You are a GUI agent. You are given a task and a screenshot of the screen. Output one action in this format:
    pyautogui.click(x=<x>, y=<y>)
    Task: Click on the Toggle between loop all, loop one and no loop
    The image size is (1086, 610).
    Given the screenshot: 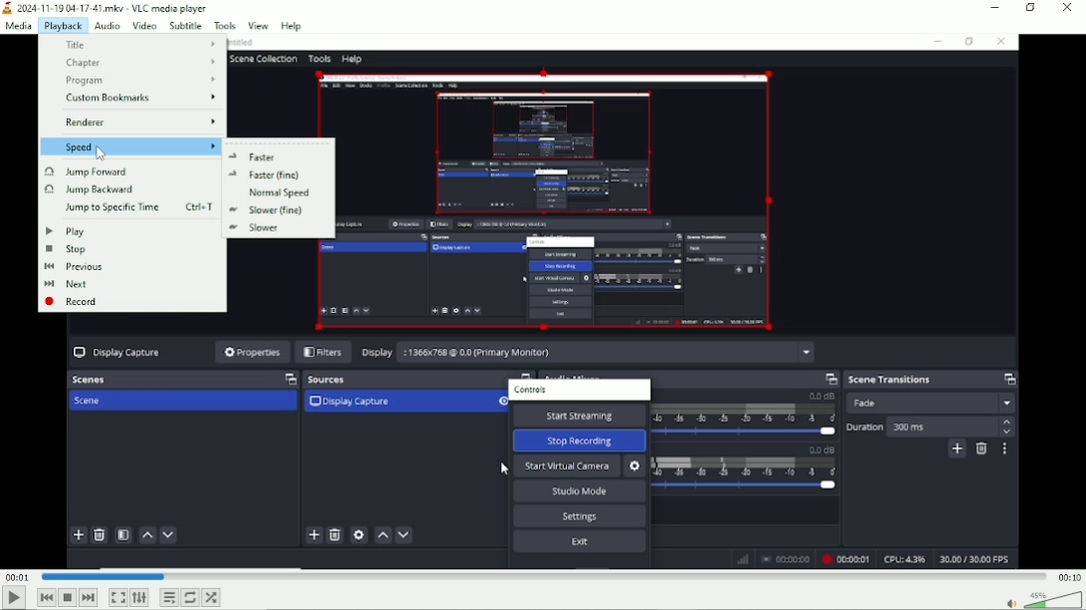 What is the action you would take?
    pyautogui.click(x=190, y=598)
    